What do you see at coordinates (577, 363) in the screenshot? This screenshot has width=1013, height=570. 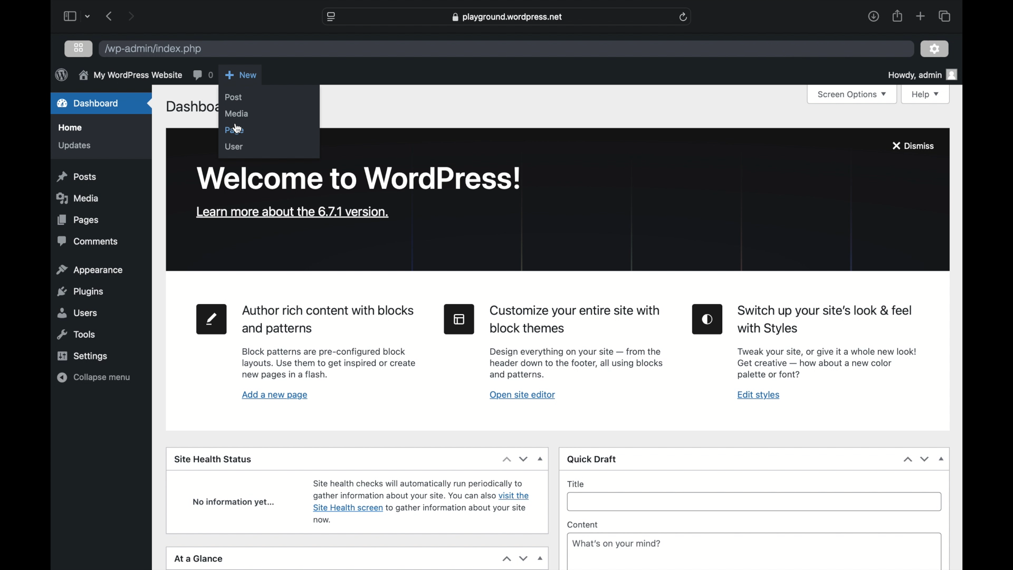 I see `site editor tool information` at bounding box center [577, 363].